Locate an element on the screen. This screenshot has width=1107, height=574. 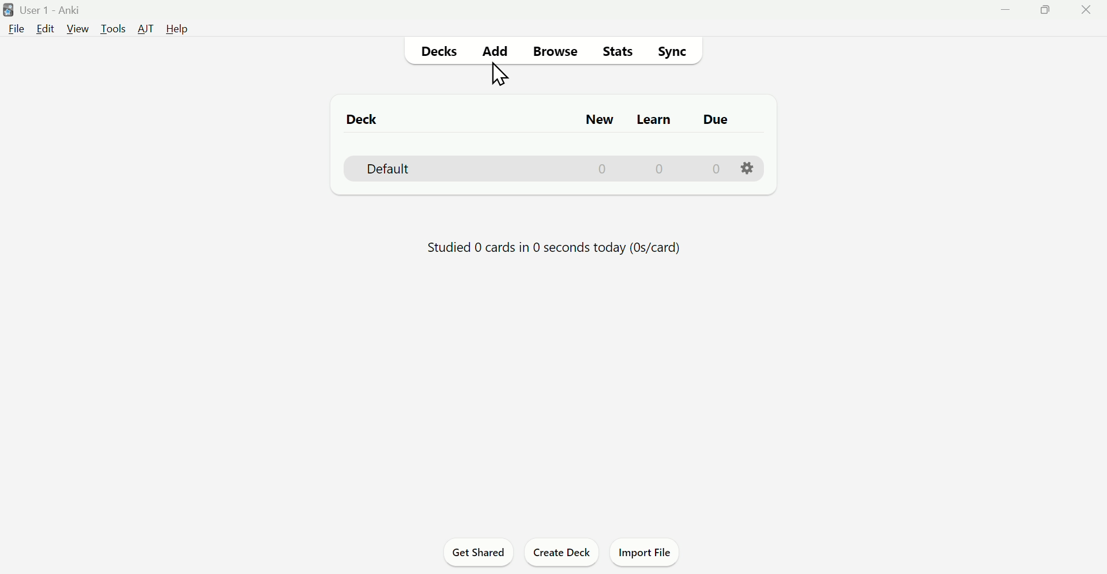
Minimize is located at coordinates (1006, 10).